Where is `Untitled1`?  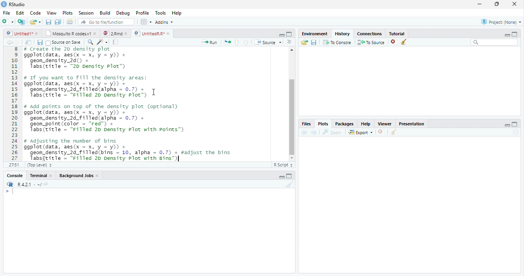 Untitled1 is located at coordinates (18, 33).